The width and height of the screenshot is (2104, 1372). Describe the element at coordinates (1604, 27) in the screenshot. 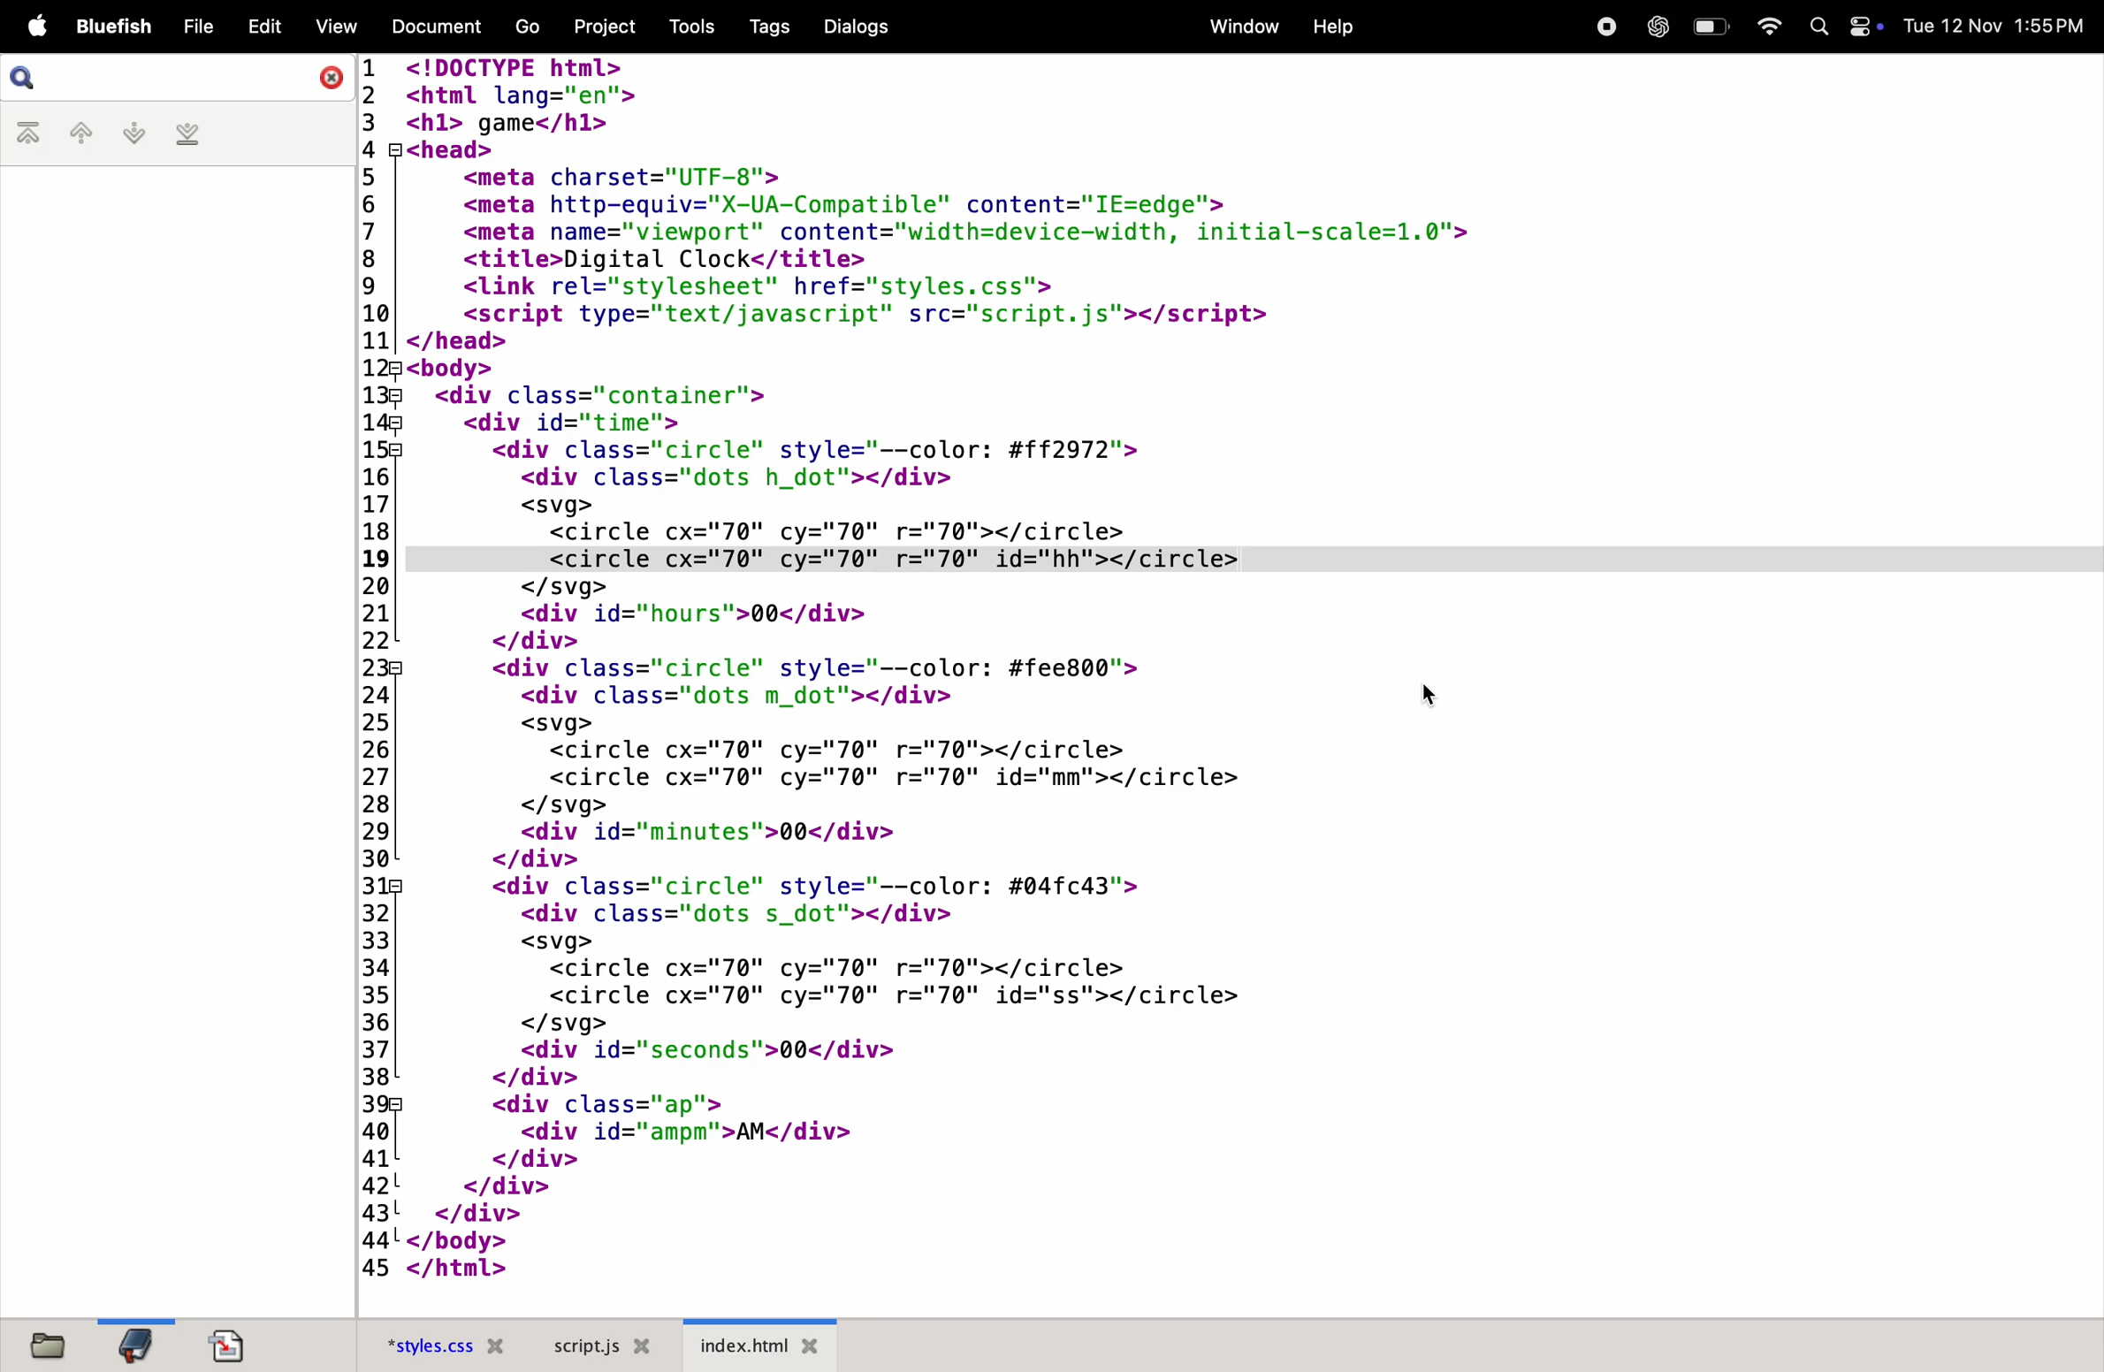

I see `record` at that location.